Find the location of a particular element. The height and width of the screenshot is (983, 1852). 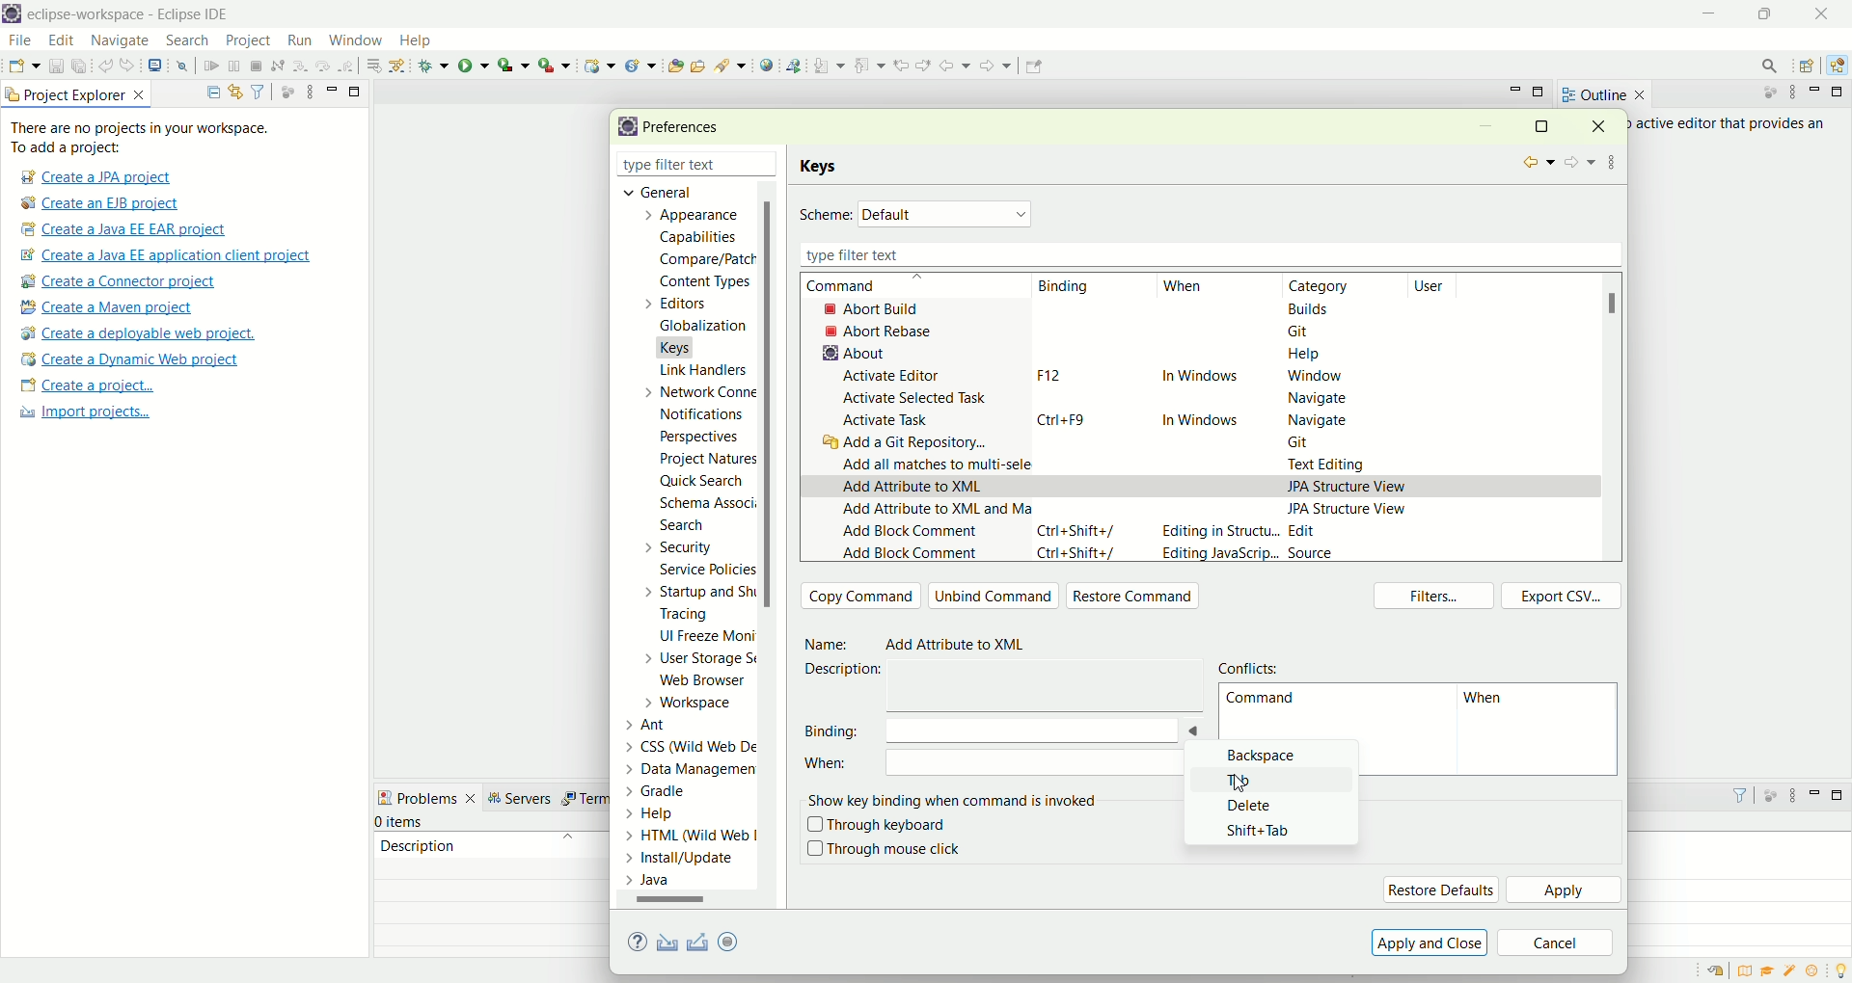

collapse all is located at coordinates (208, 93).